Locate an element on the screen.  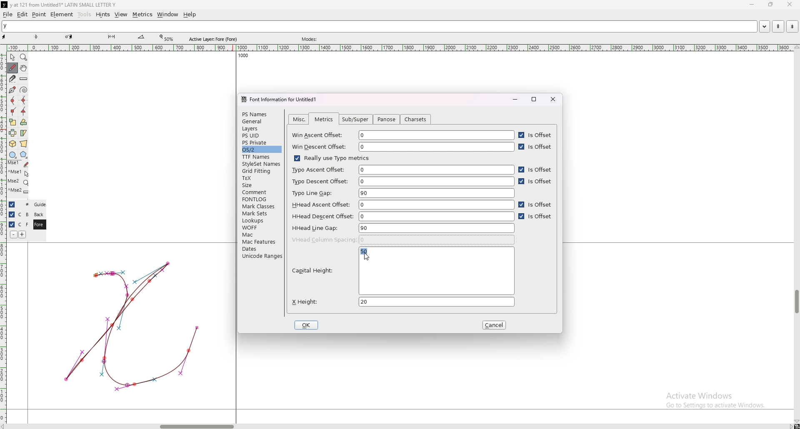
fontlog is located at coordinates (262, 199).